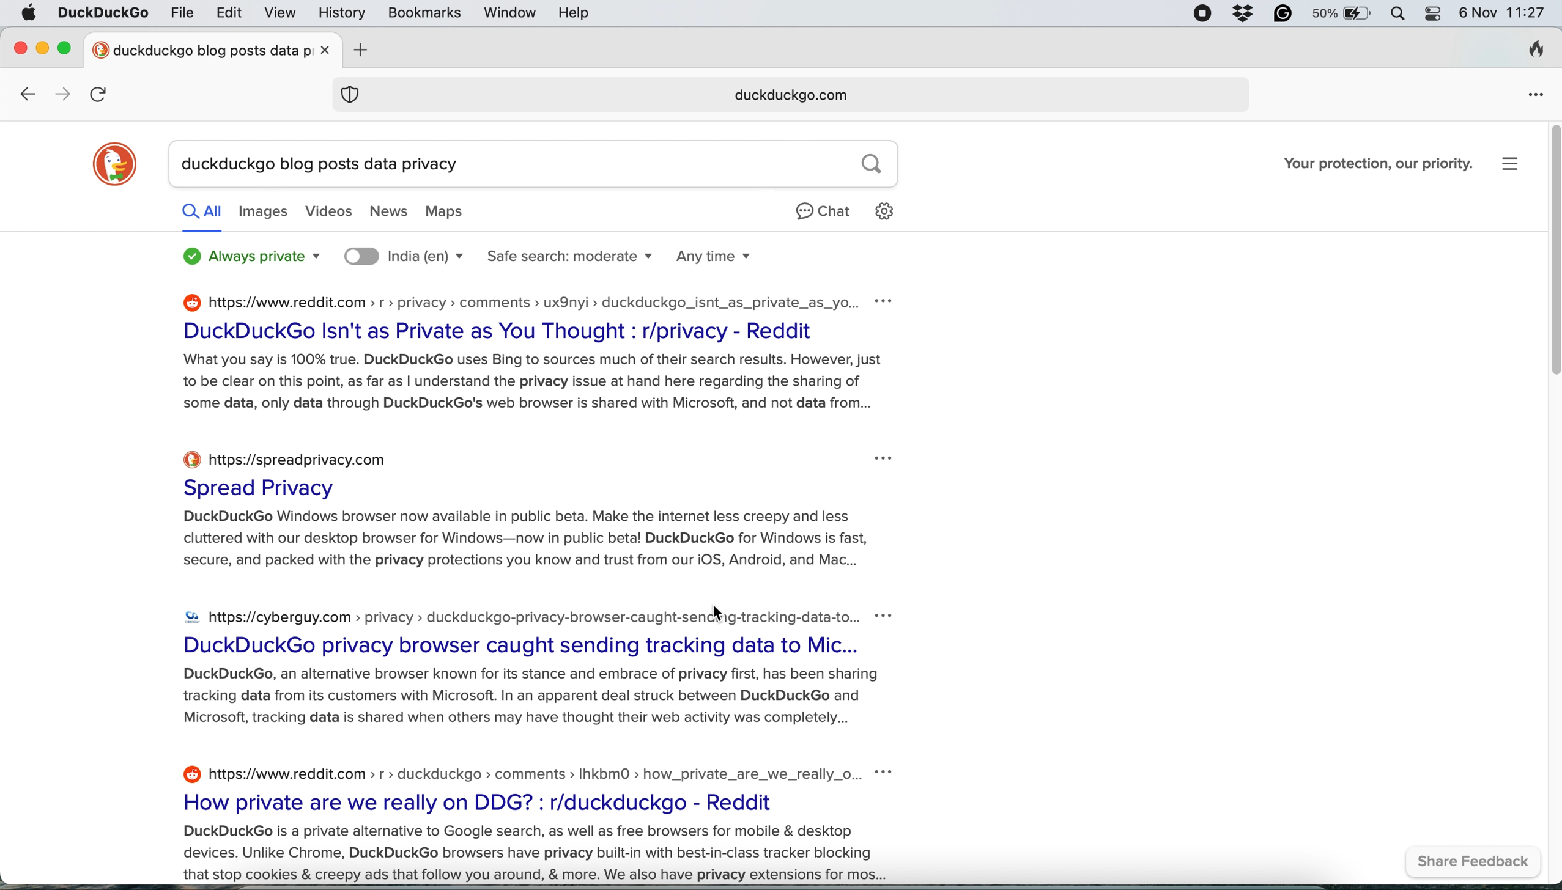 The image size is (1562, 890). What do you see at coordinates (26, 95) in the screenshot?
I see `go back` at bounding box center [26, 95].